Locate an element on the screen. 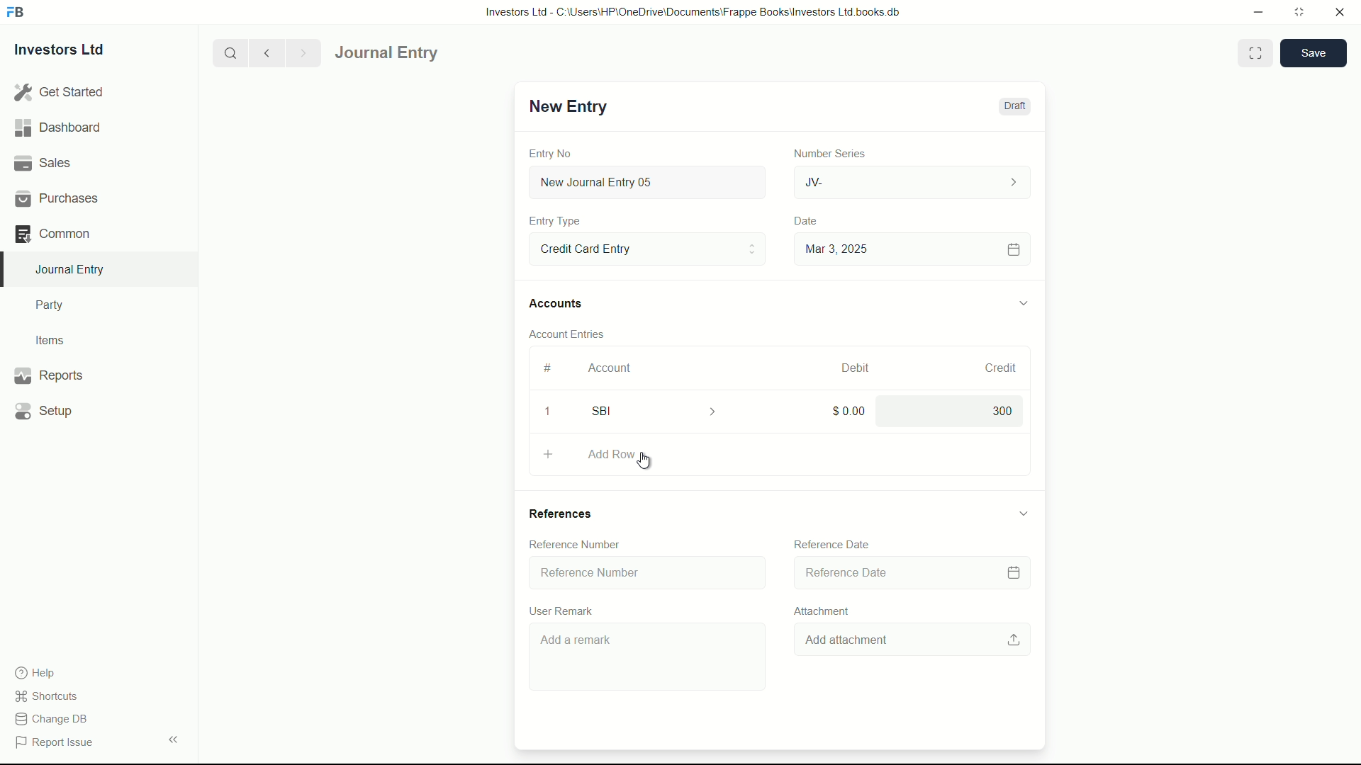 The width and height of the screenshot is (1361, 765). Add a remark is located at coordinates (650, 659).